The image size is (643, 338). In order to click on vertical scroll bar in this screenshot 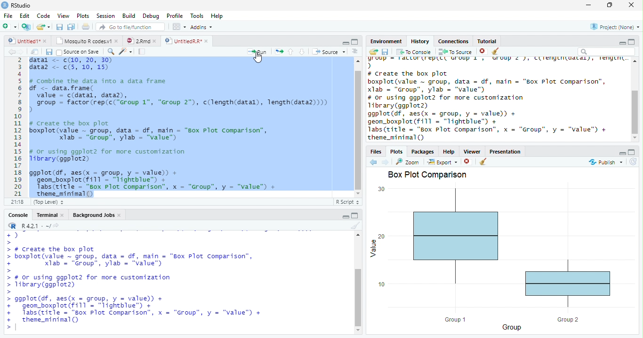, I will do `click(358, 127)`.